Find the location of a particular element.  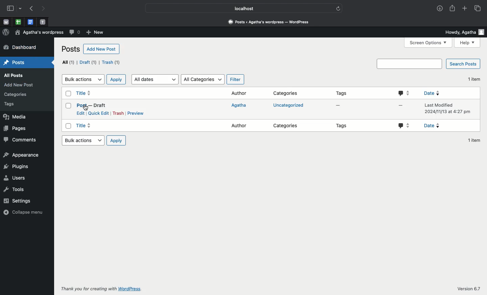

Version 6.7 is located at coordinates (469, 289).